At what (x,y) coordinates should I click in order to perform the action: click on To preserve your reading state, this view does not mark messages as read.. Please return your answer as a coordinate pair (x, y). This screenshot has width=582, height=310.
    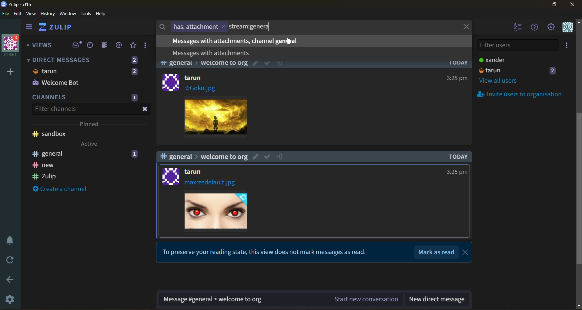
    Looking at the image, I should click on (266, 253).